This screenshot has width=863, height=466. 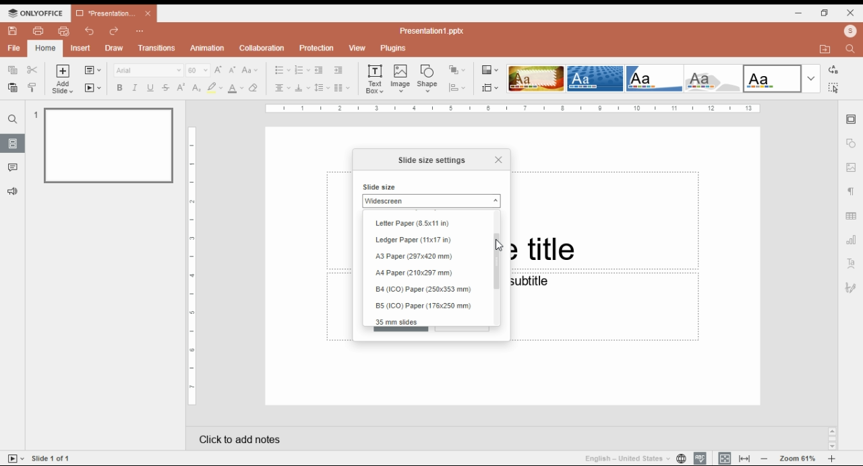 What do you see at coordinates (181, 87) in the screenshot?
I see `superscript` at bounding box center [181, 87].